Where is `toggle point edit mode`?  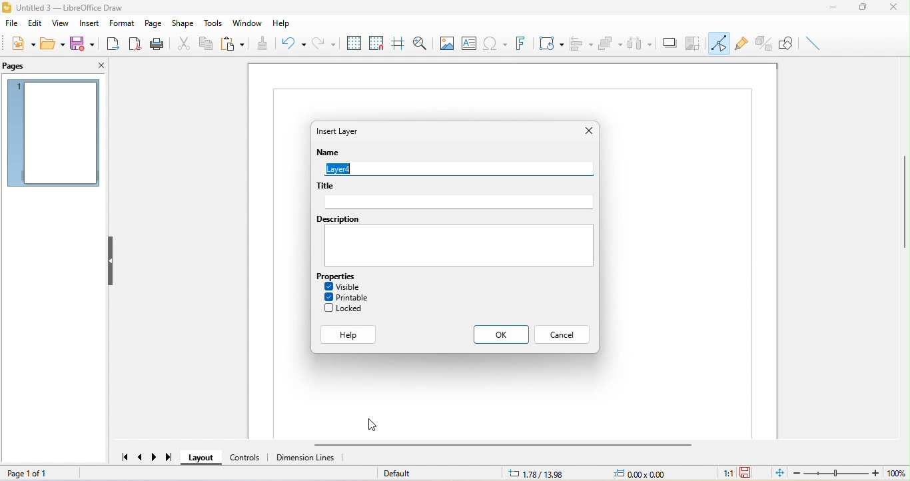 toggle point edit mode is located at coordinates (720, 43).